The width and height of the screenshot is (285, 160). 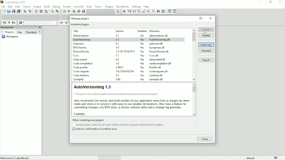 I want to click on Yes, so click(x=142, y=67).